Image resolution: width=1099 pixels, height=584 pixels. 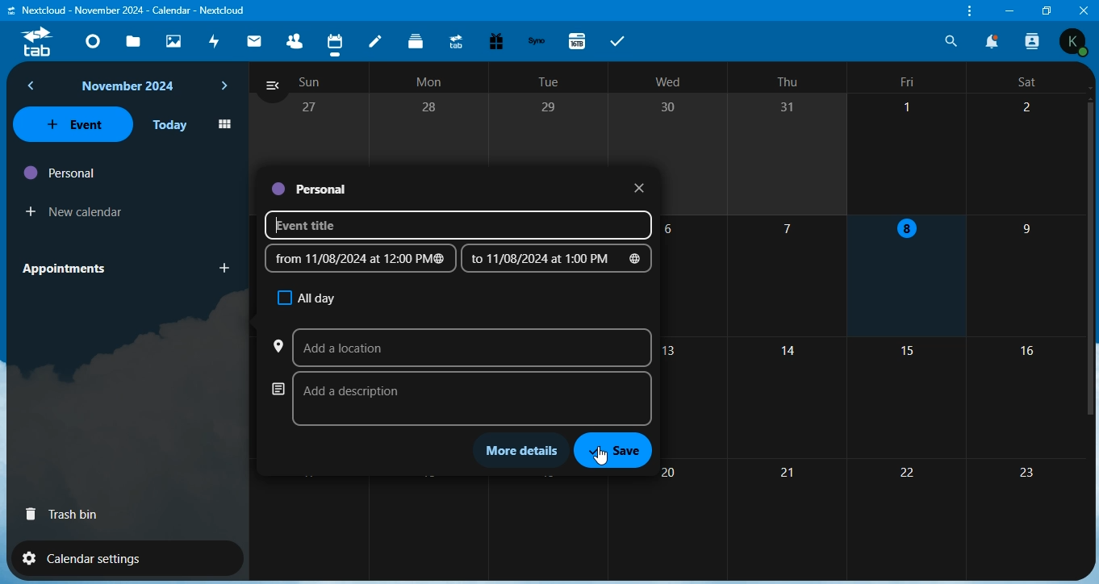 I want to click on date, so click(x=637, y=187).